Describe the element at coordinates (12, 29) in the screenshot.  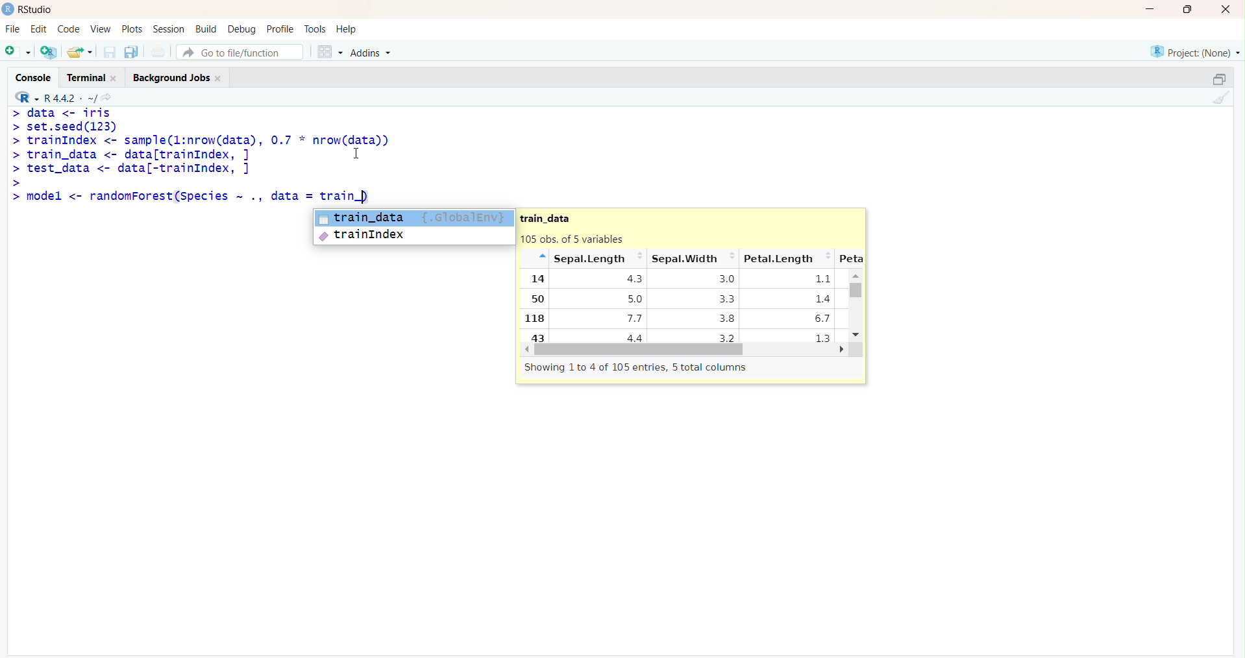
I see `File` at that location.